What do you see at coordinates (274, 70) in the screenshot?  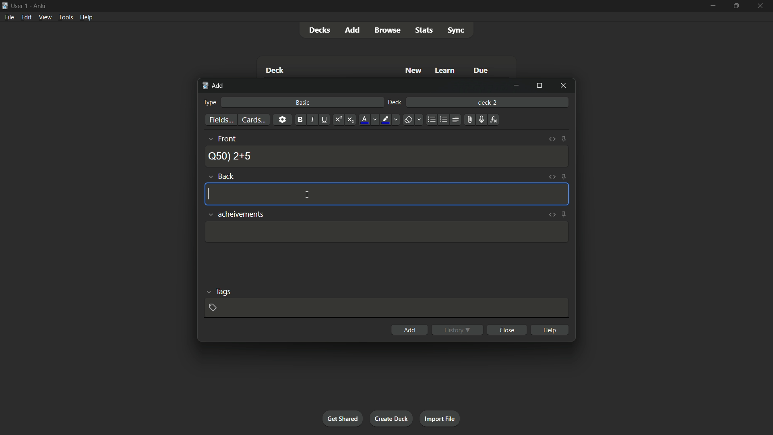 I see `Deck` at bounding box center [274, 70].